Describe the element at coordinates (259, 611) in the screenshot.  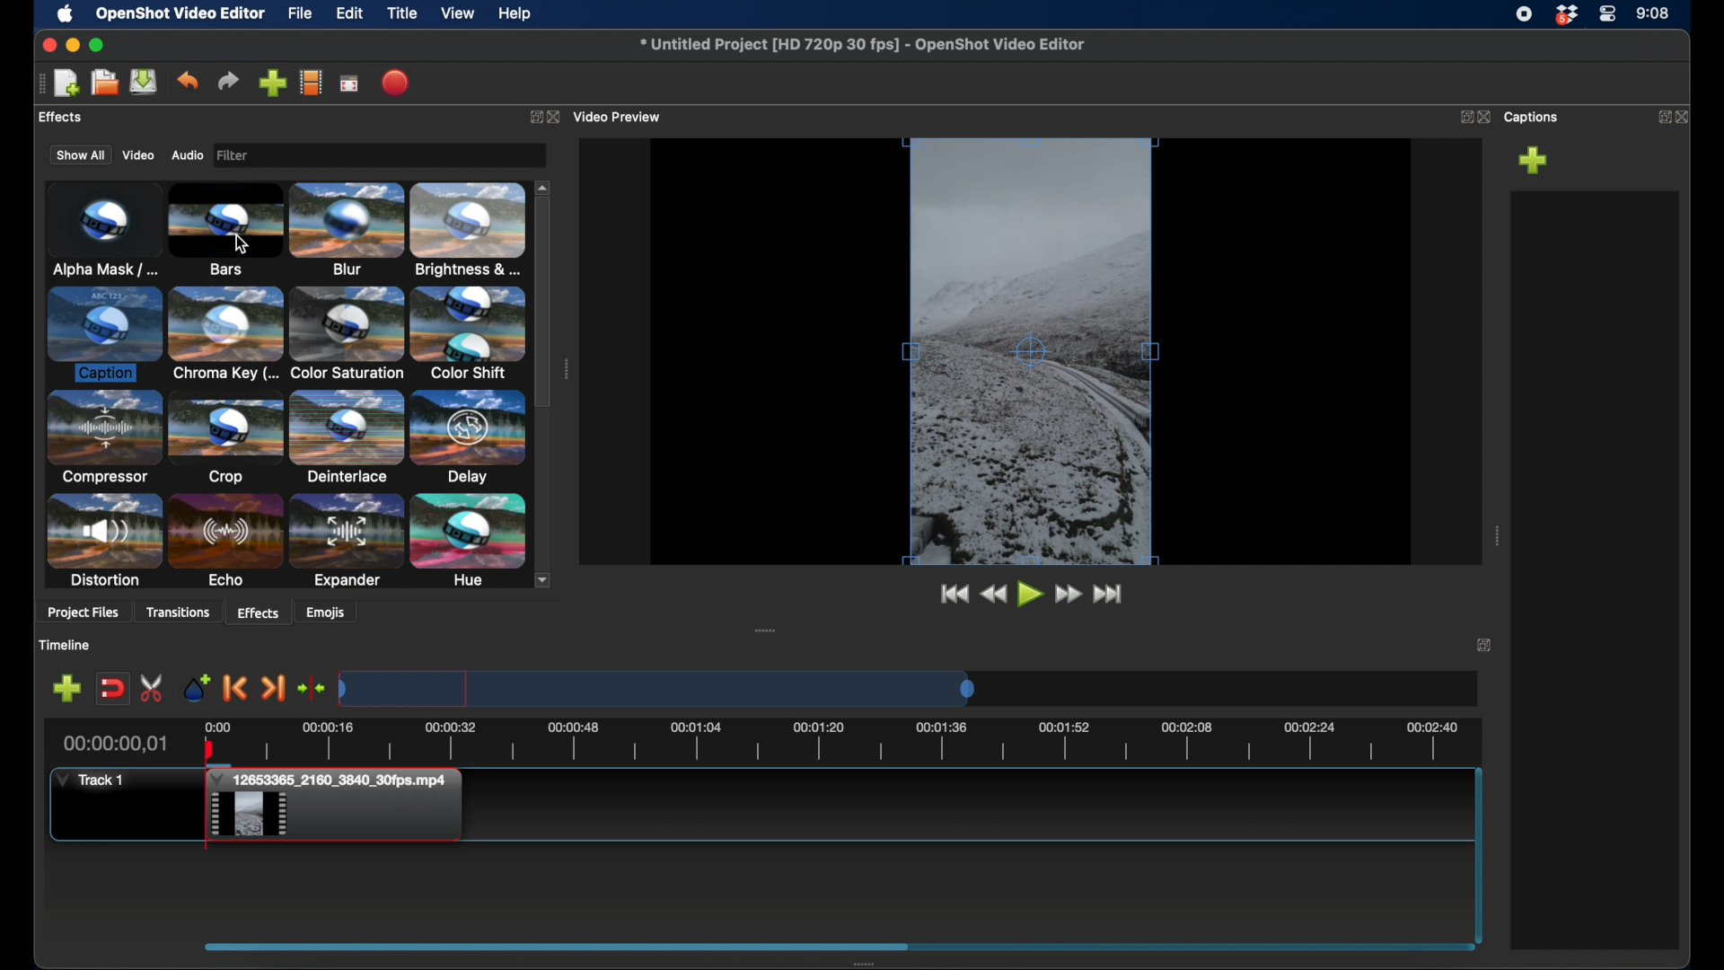
I see `effects` at that location.